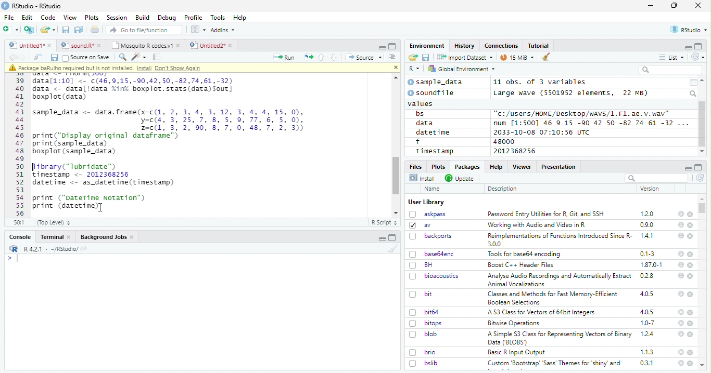 This screenshot has height=373, width=711. I want to click on close, so click(691, 294).